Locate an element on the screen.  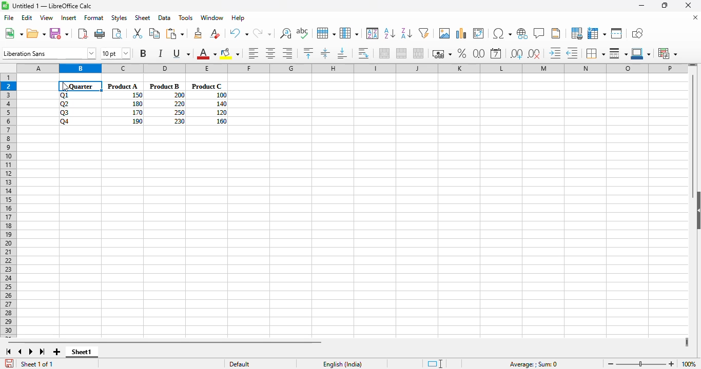
Zoom slider is located at coordinates (641, 364).